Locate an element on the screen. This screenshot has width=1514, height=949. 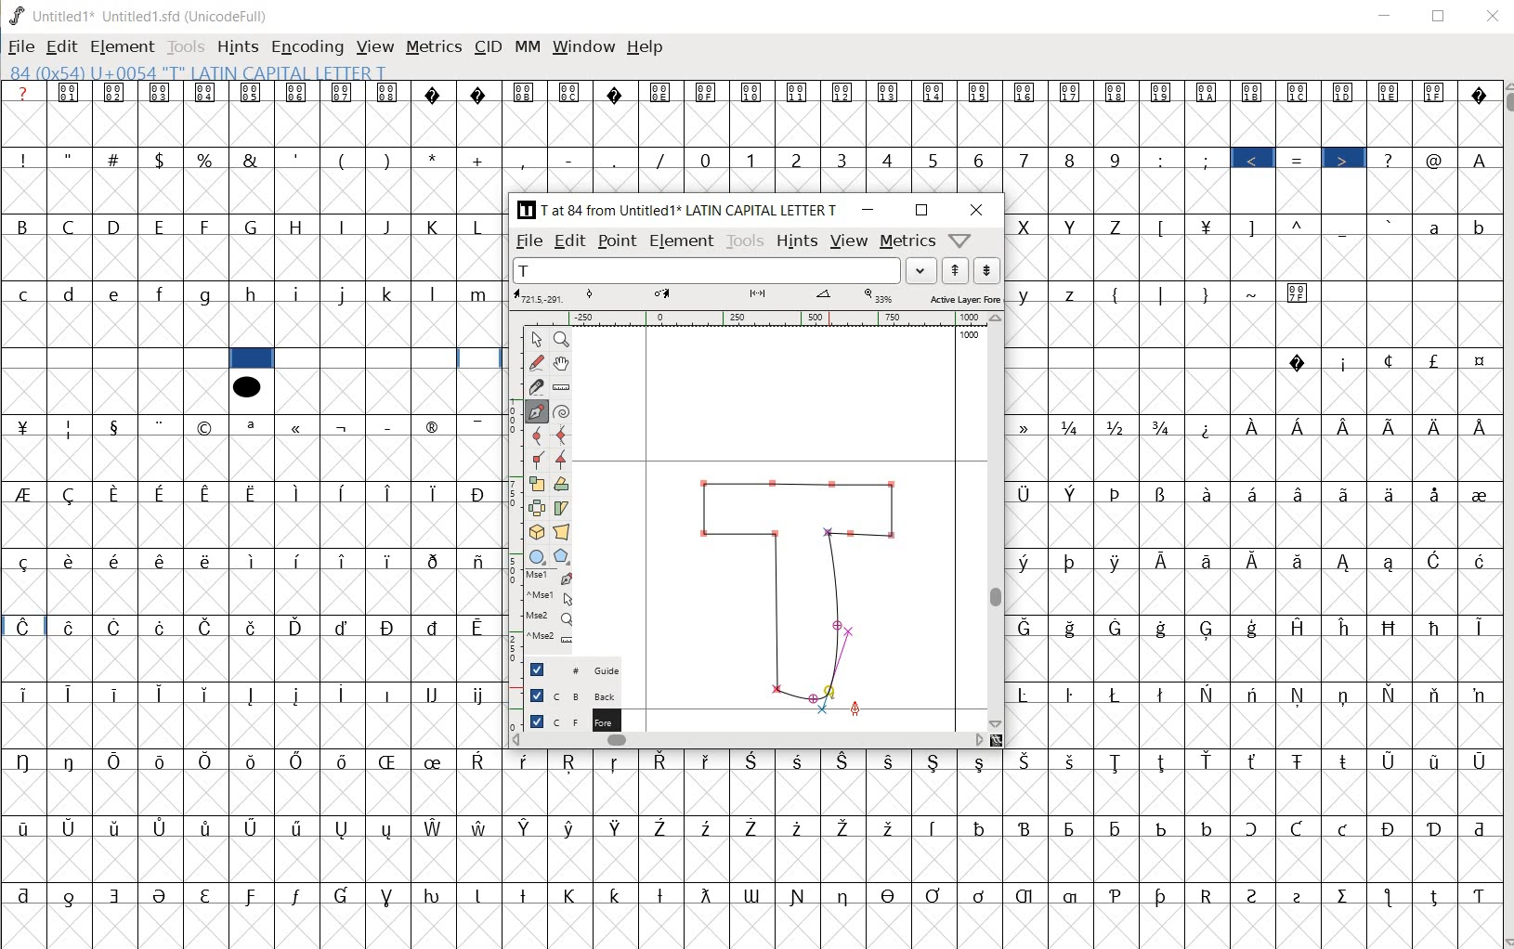
Symbol is located at coordinates (1164, 628).